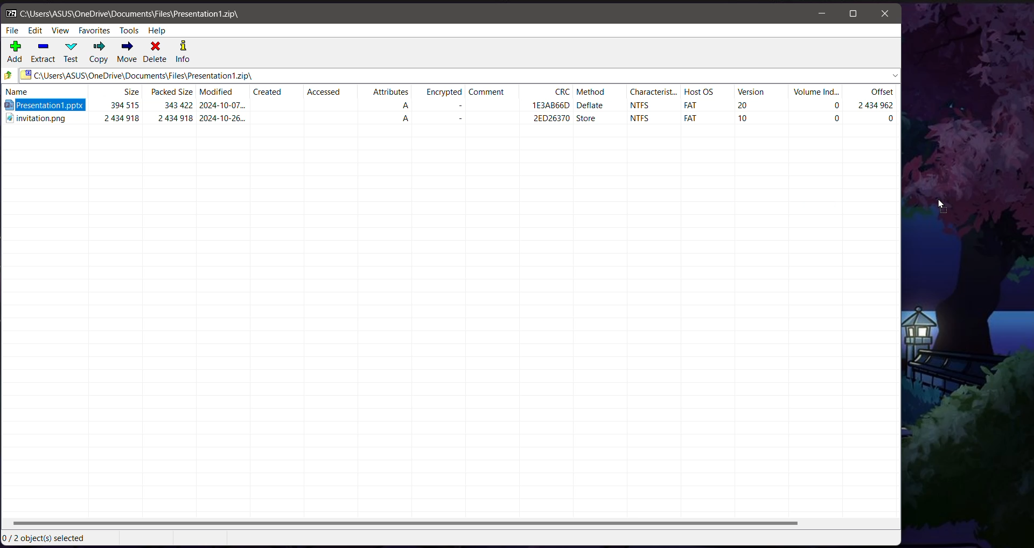  What do you see at coordinates (267, 92) in the screenshot?
I see `Created` at bounding box center [267, 92].